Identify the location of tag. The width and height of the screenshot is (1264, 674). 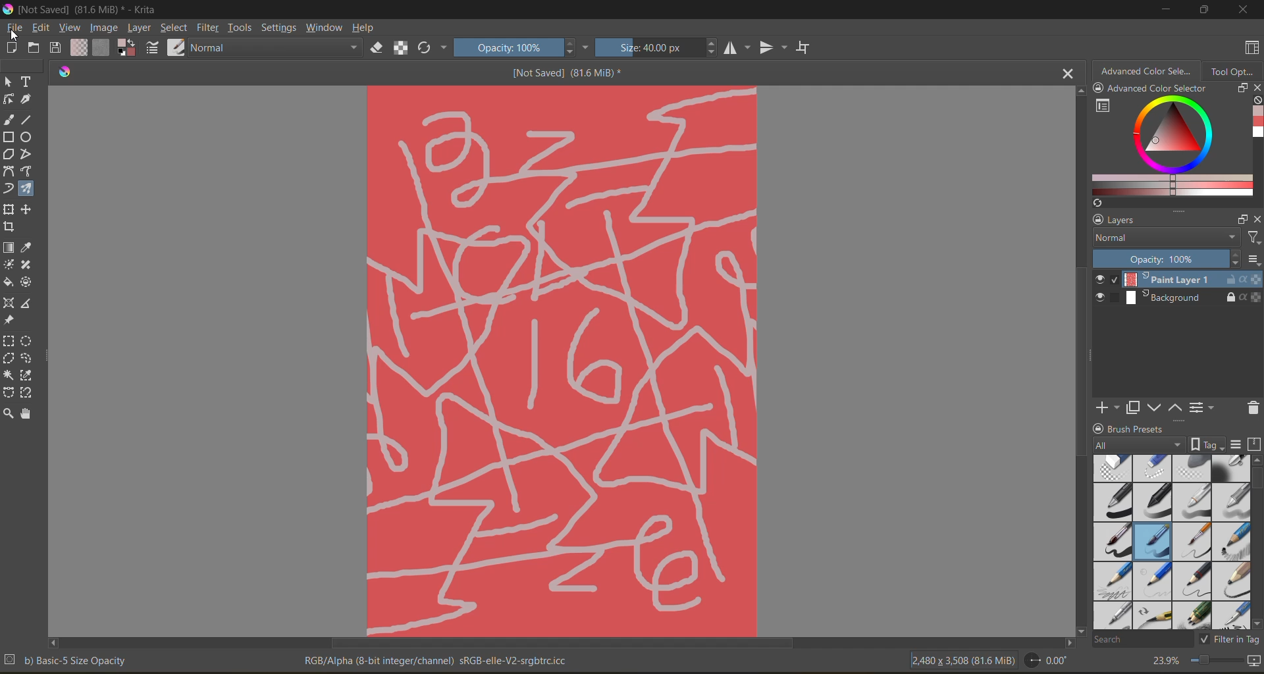
(1140, 446).